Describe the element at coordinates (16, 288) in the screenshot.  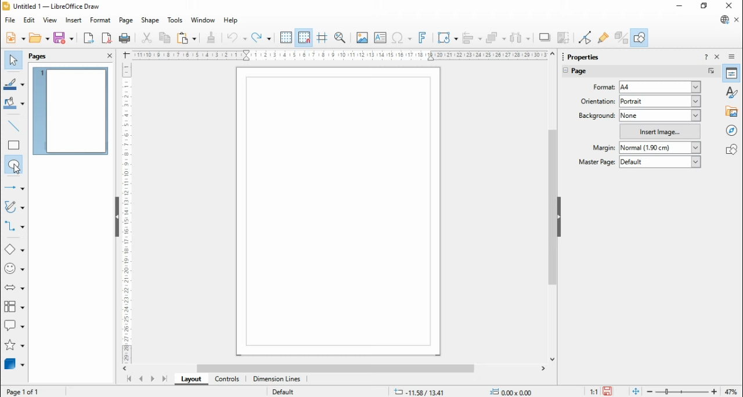
I see `block arrows` at that location.